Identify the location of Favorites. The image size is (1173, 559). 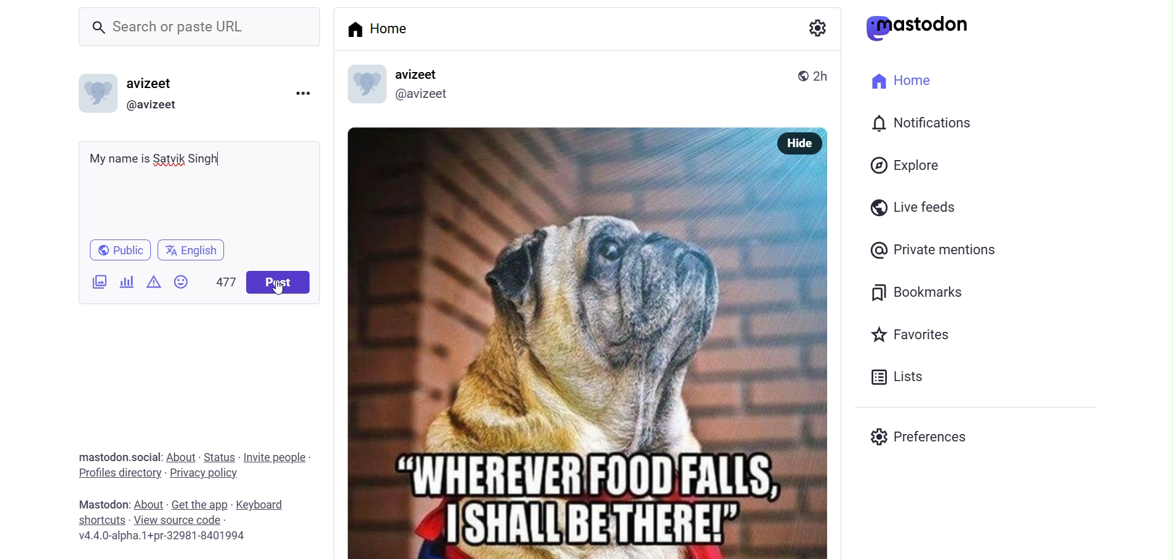
(913, 336).